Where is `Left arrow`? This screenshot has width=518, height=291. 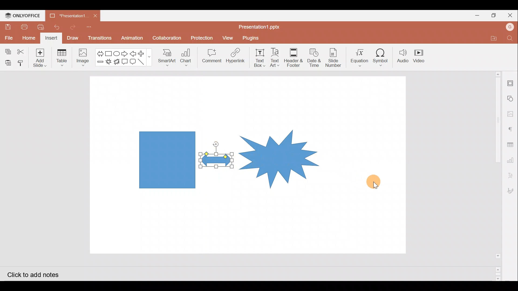
Left arrow is located at coordinates (134, 54).